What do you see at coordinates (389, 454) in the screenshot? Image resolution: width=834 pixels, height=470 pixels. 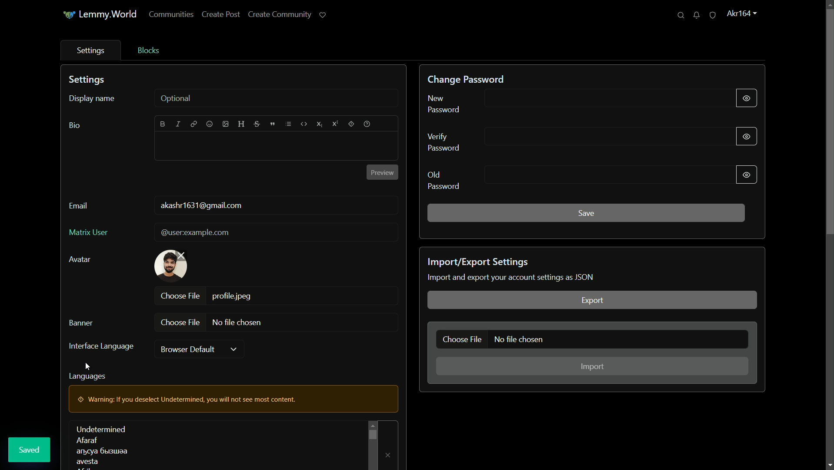 I see `remove` at bounding box center [389, 454].